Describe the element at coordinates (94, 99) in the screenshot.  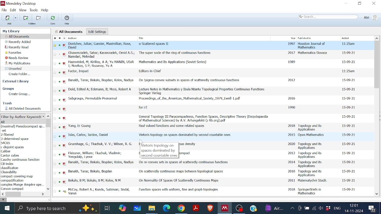
I see `Autho` at that location.